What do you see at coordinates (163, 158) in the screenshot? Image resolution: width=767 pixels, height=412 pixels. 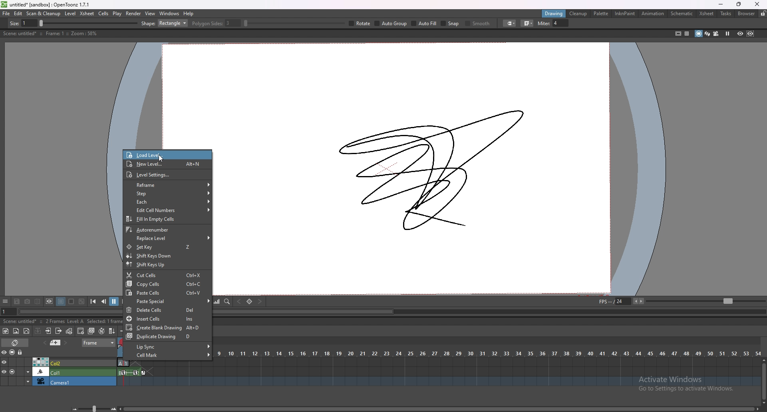 I see `cursor` at bounding box center [163, 158].